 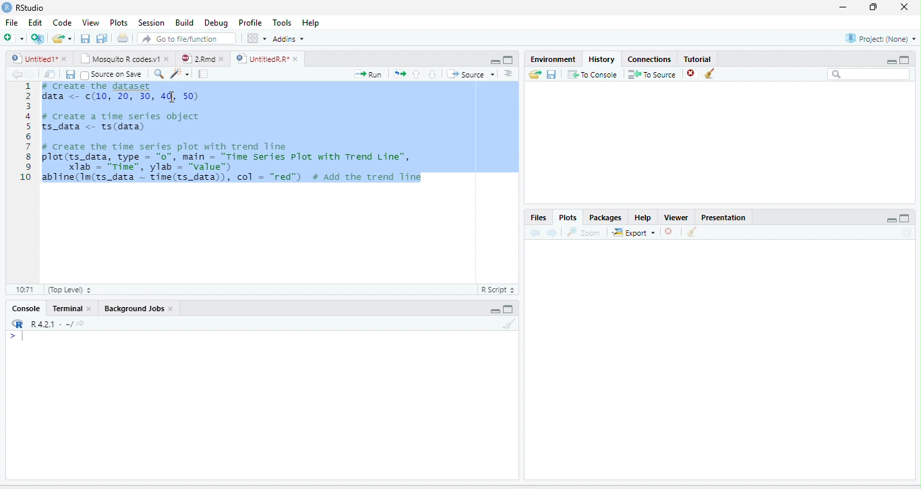 I want to click on Environment, so click(x=554, y=59).